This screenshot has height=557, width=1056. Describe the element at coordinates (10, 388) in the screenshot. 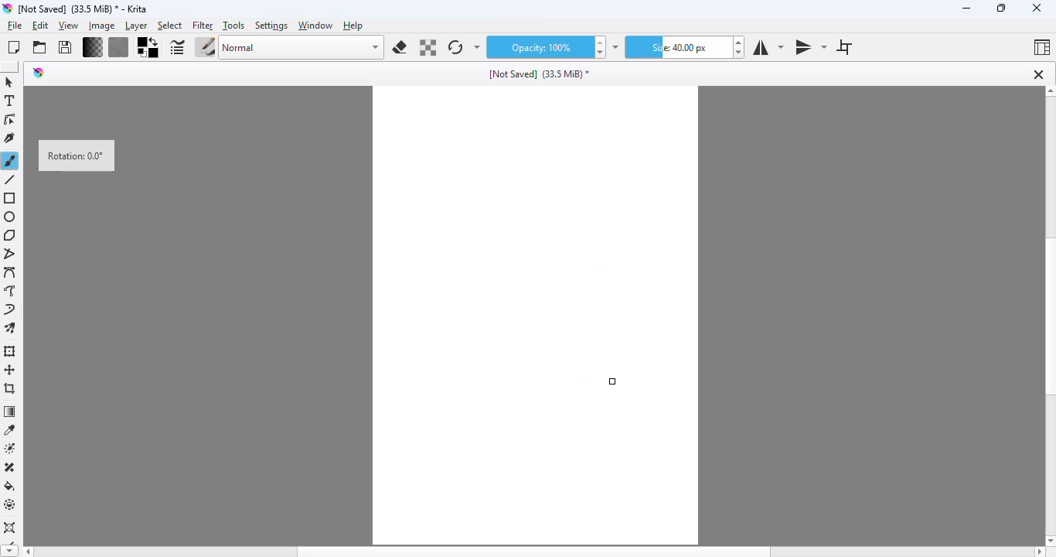

I see `crop the image to an area` at that location.